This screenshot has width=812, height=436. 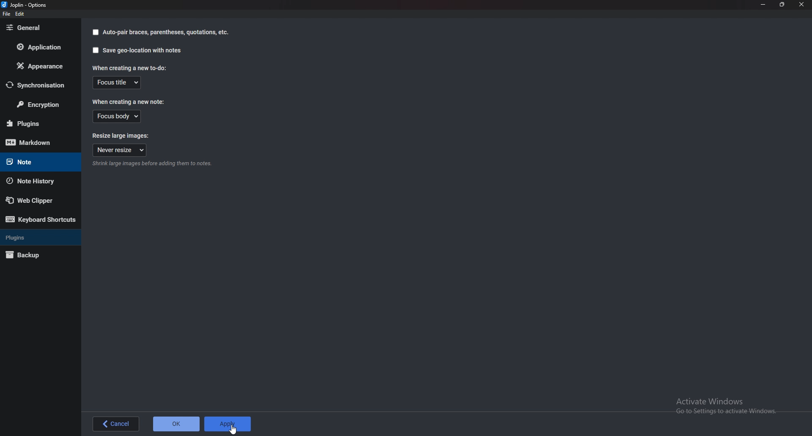 I want to click on note, so click(x=36, y=161).